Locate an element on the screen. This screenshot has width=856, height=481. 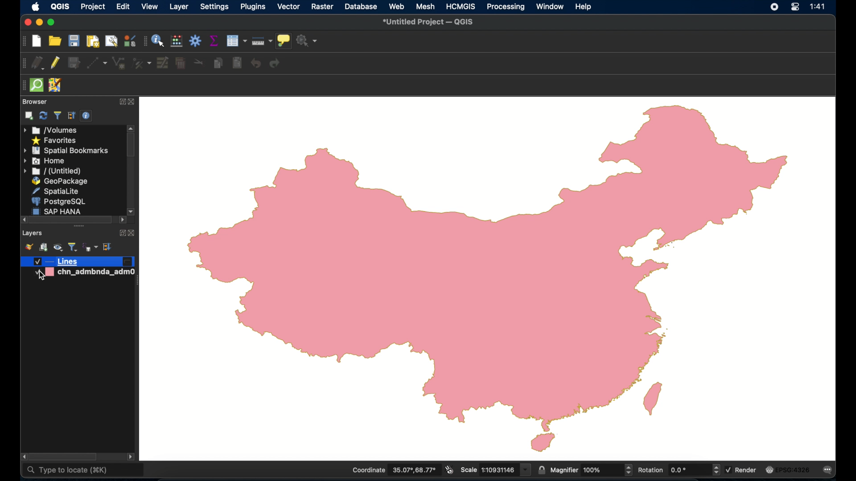
save project is located at coordinates (74, 41).